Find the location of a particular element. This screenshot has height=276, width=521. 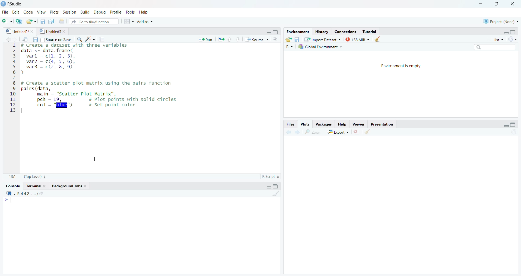

Save all open document is located at coordinates (52, 21).